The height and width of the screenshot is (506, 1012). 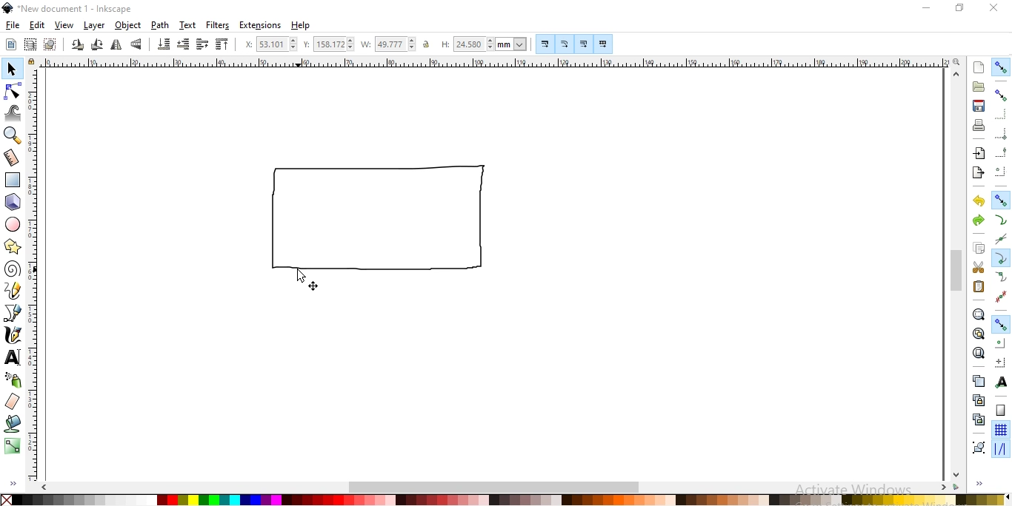 What do you see at coordinates (301, 274) in the screenshot?
I see `cursor` at bounding box center [301, 274].